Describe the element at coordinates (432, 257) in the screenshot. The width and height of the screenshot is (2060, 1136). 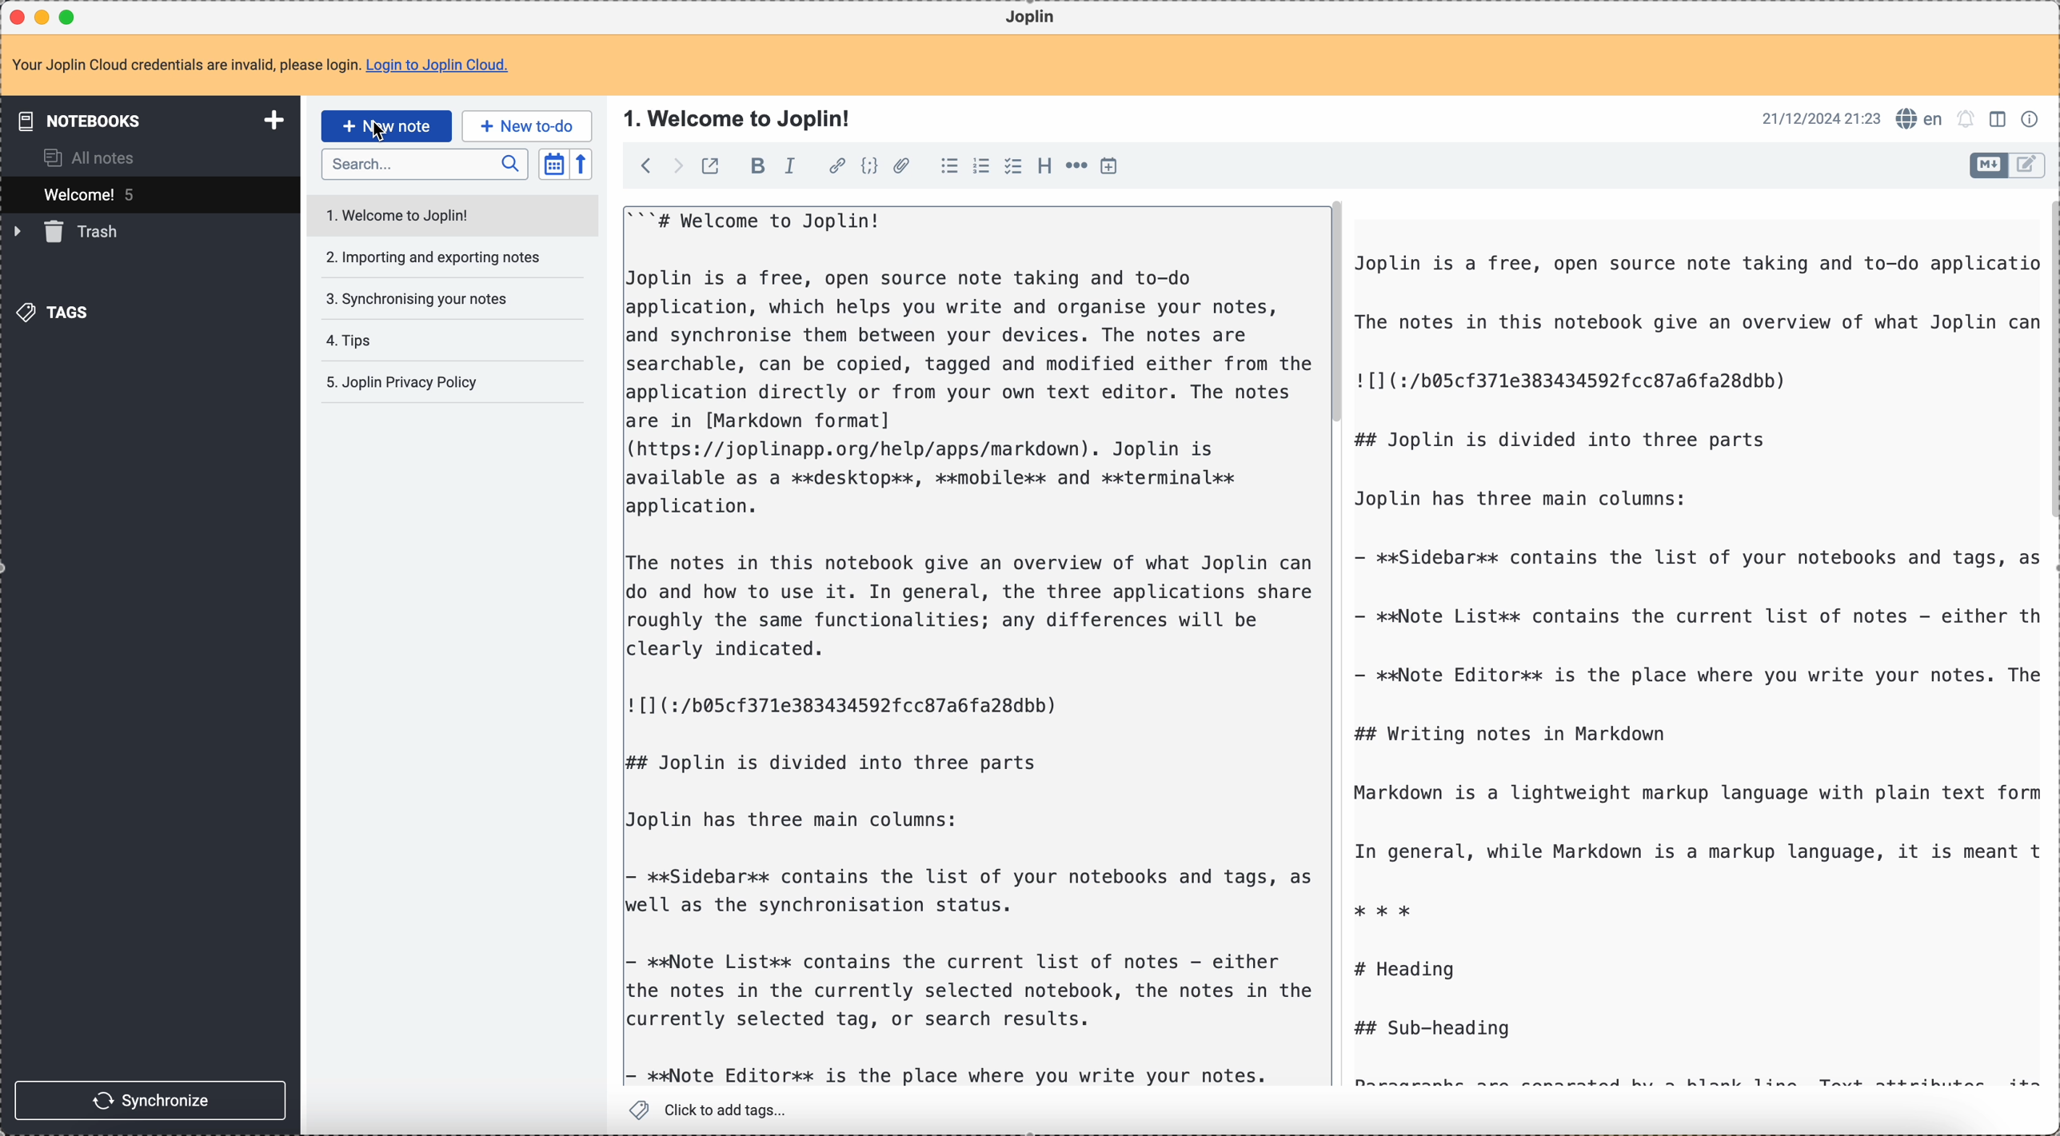
I see `importing and exporting notes` at that location.